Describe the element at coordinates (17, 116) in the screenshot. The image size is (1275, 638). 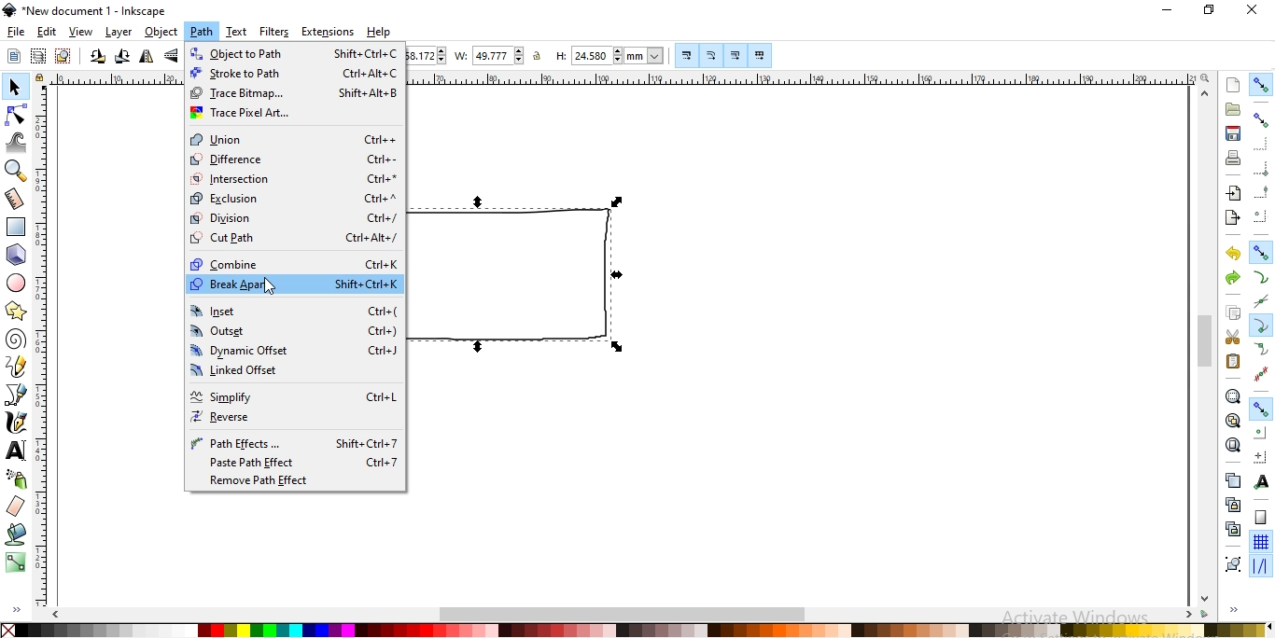
I see `edit paths by nodes` at that location.